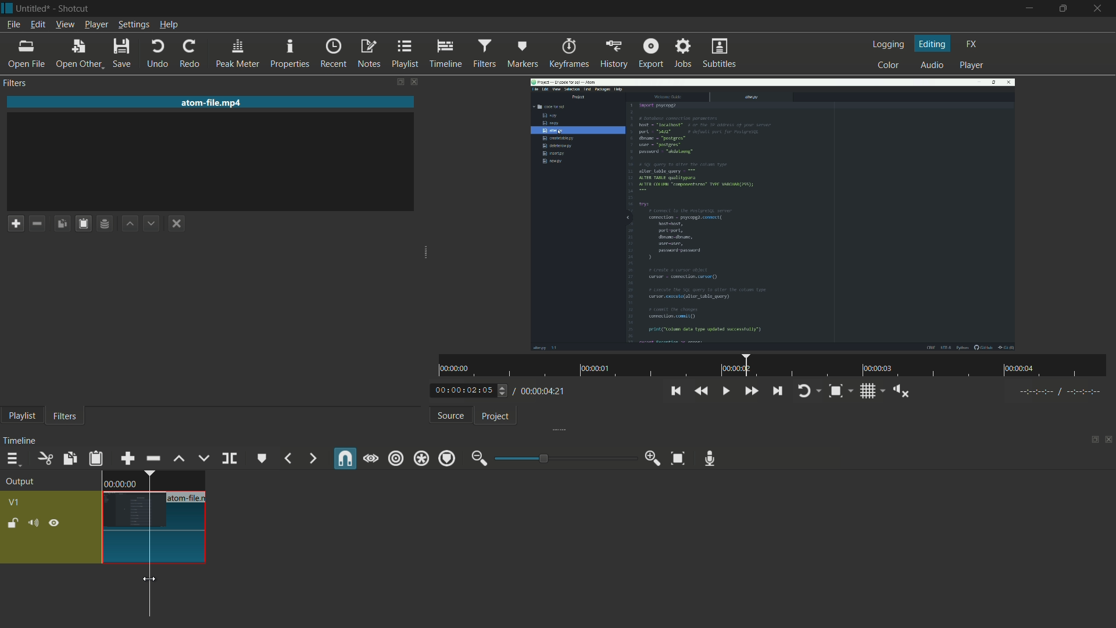 The height and width of the screenshot is (628, 1116). I want to click on previous marker, so click(287, 458).